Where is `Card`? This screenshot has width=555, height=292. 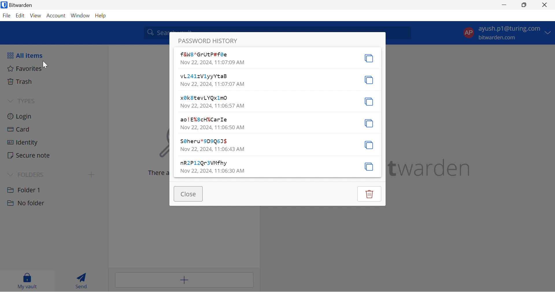
Card is located at coordinates (22, 130).